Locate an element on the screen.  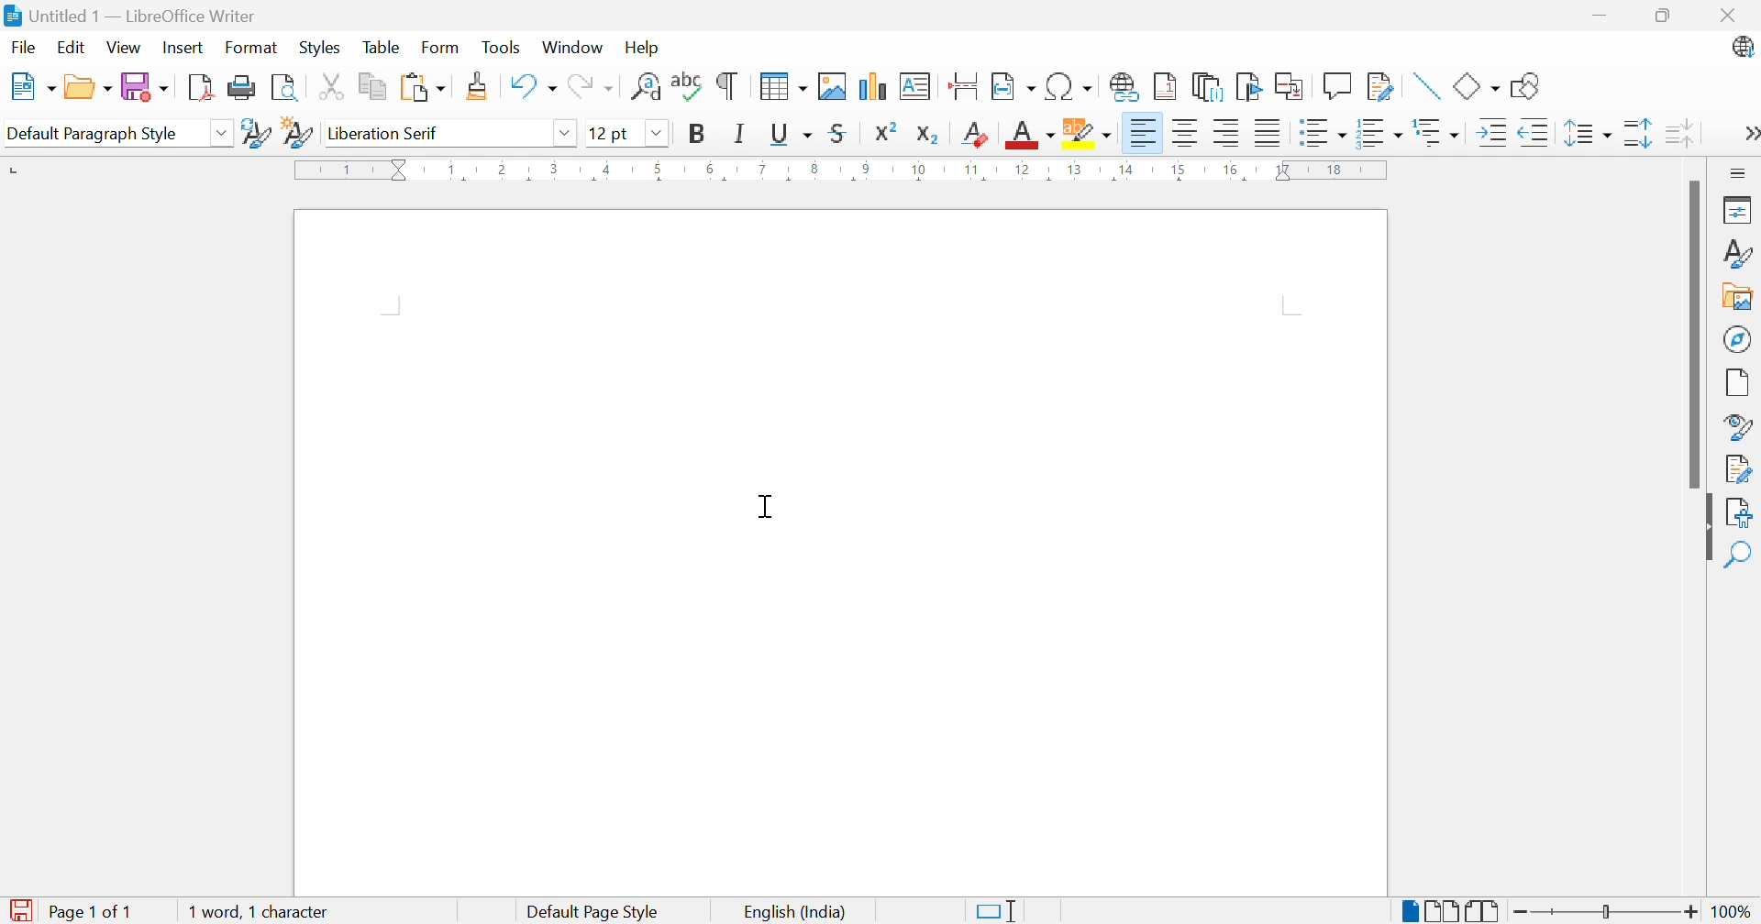
Style inspector is located at coordinates (1734, 428).